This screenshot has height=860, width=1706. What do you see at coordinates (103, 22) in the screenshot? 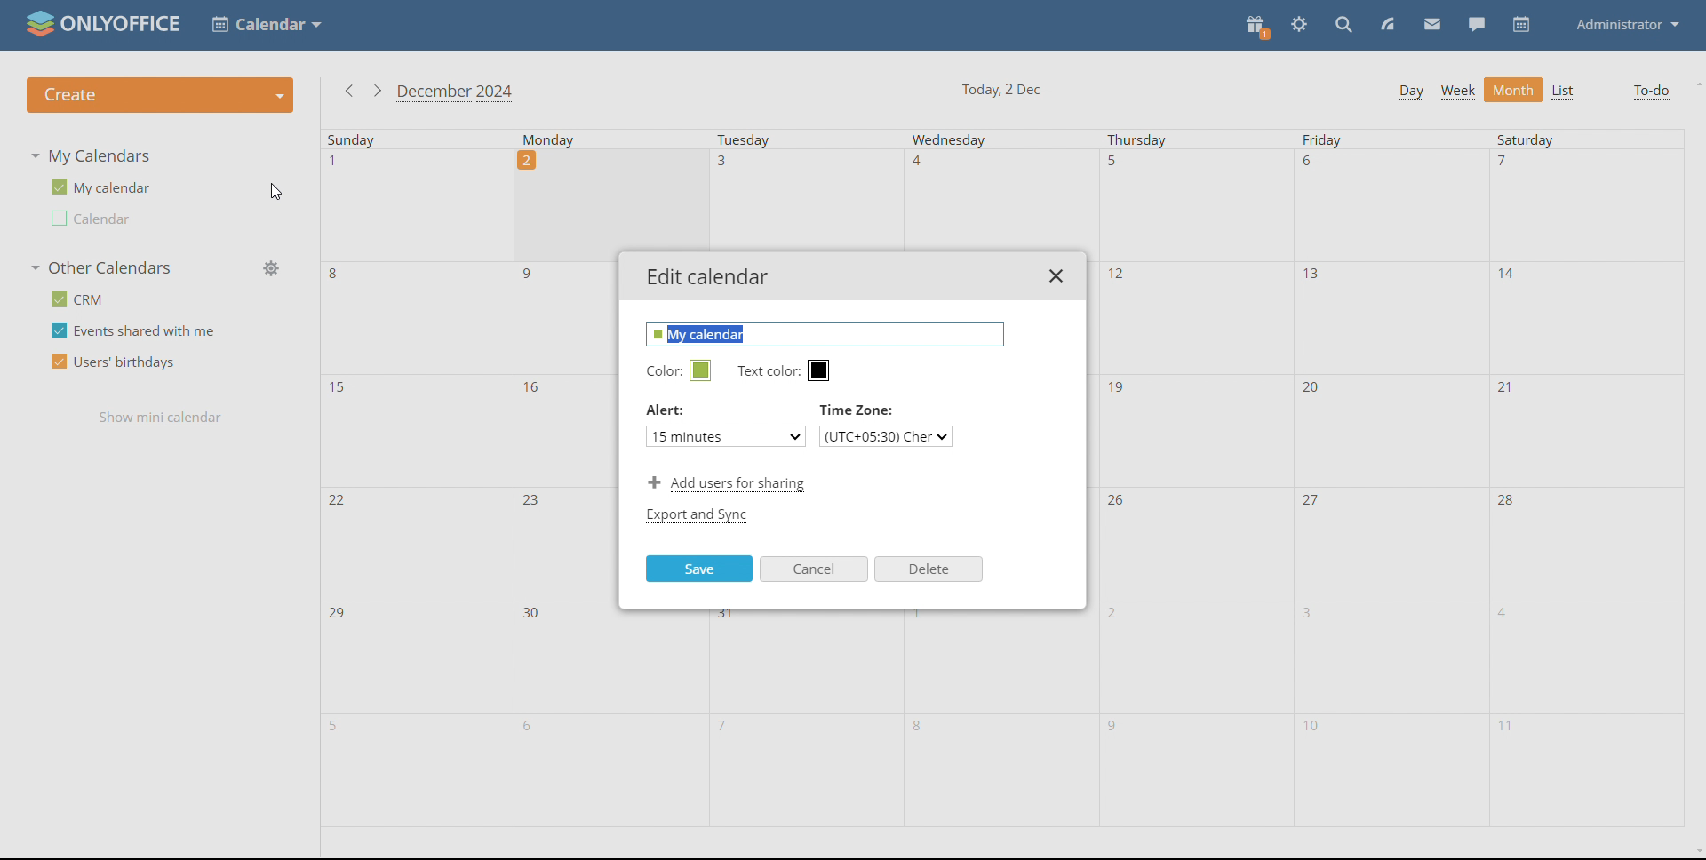
I see `logo` at bounding box center [103, 22].